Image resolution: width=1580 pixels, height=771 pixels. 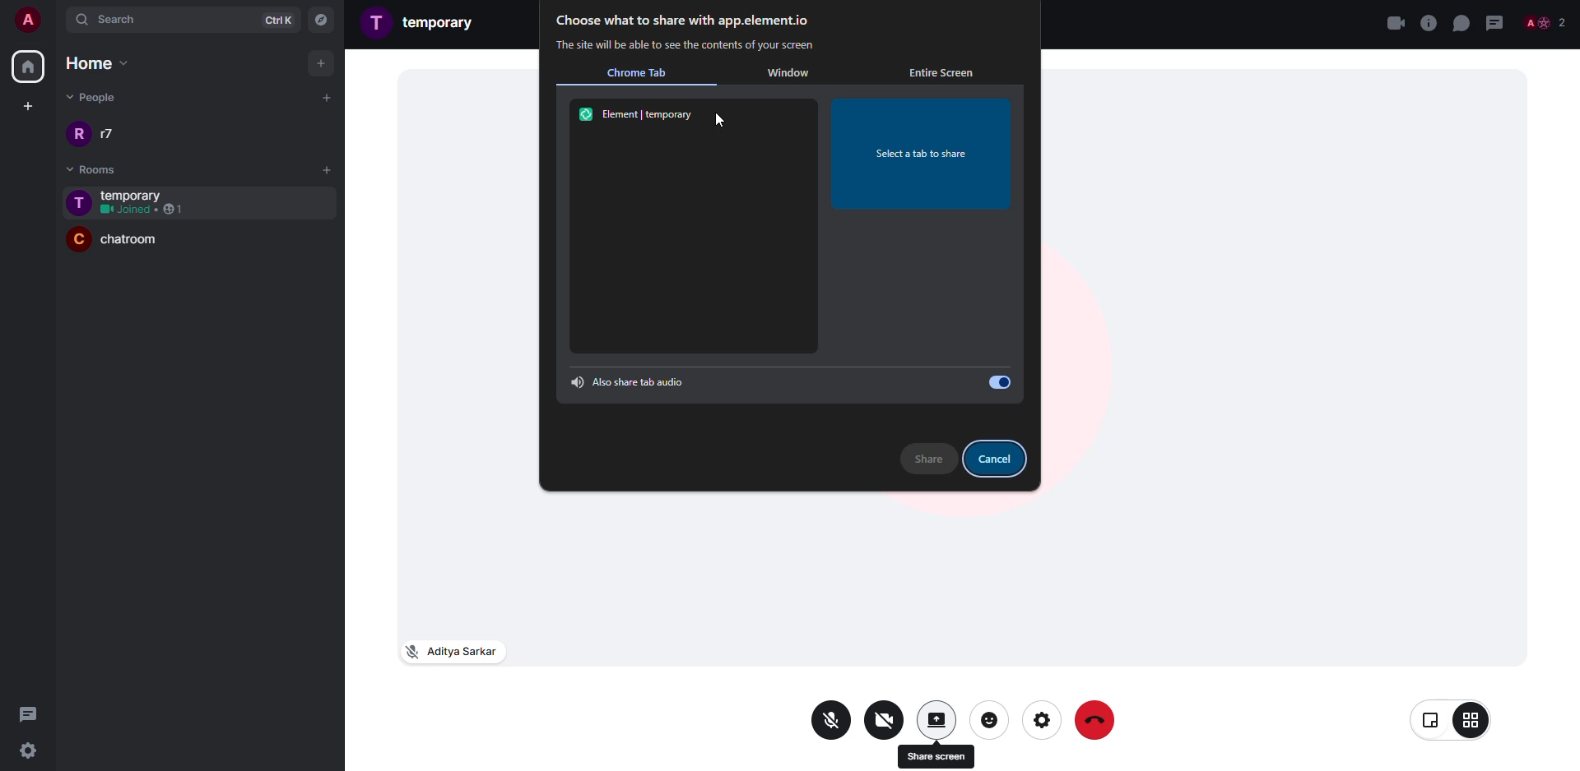 What do you see at coordinates (636, 72) in the screenshot?
I see `chrome tab` at bounding box center [636, 72].